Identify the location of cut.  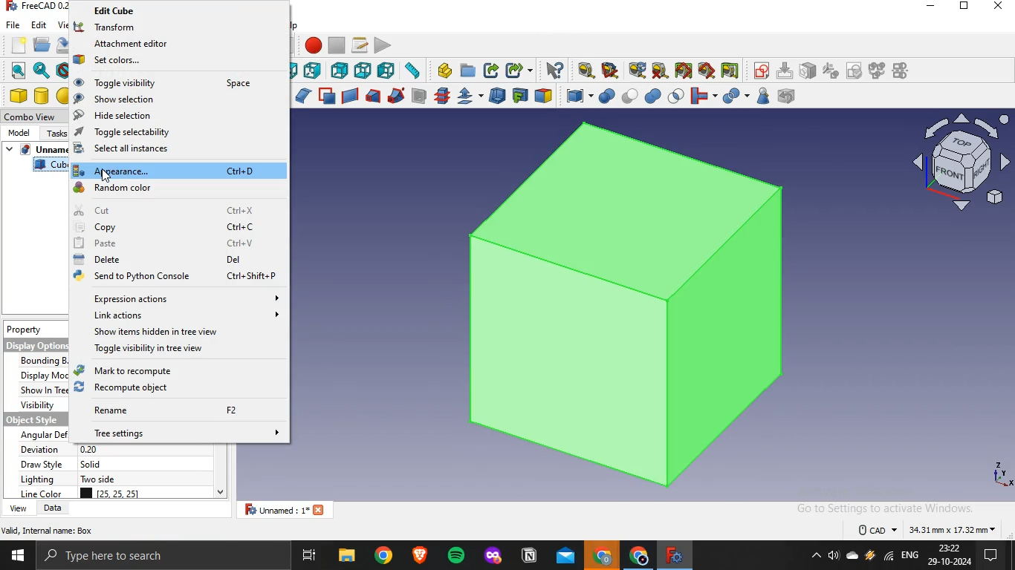
(172, 210).